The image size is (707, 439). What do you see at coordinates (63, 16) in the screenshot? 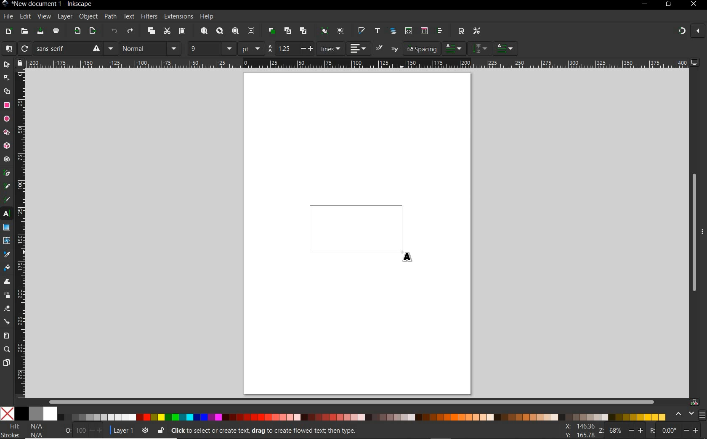
I see `layer` at bounding box center [63, 16].